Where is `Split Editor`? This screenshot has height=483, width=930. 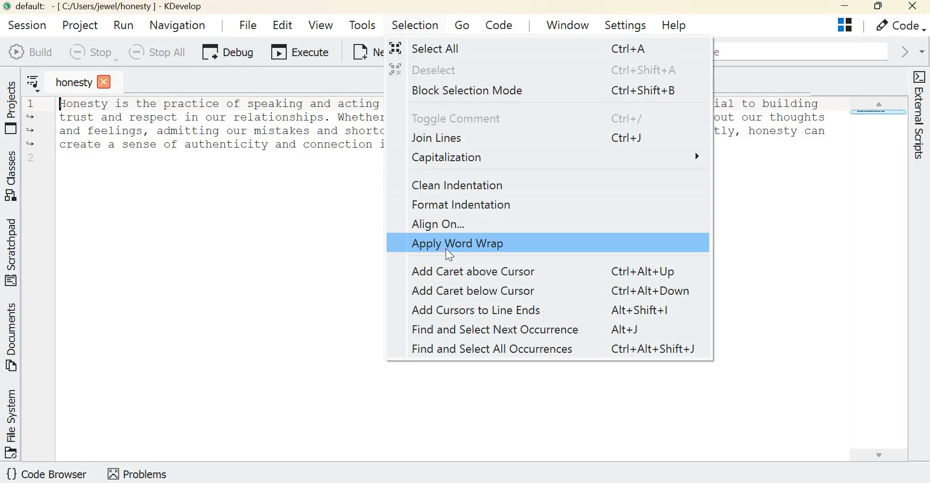 Split Editor is located at coordinates (844, 25).